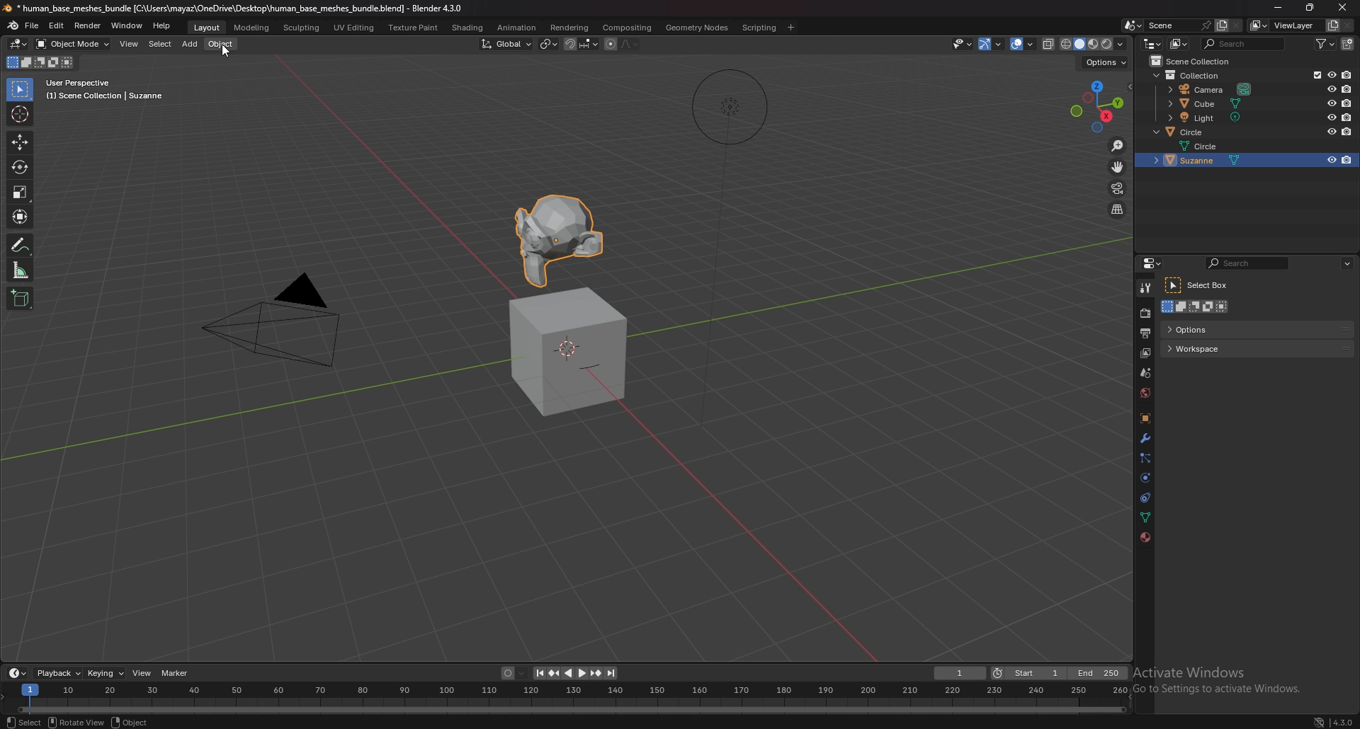 This screenshot has width=1360, height=729. I want to click on select box, so click(1202, 286).